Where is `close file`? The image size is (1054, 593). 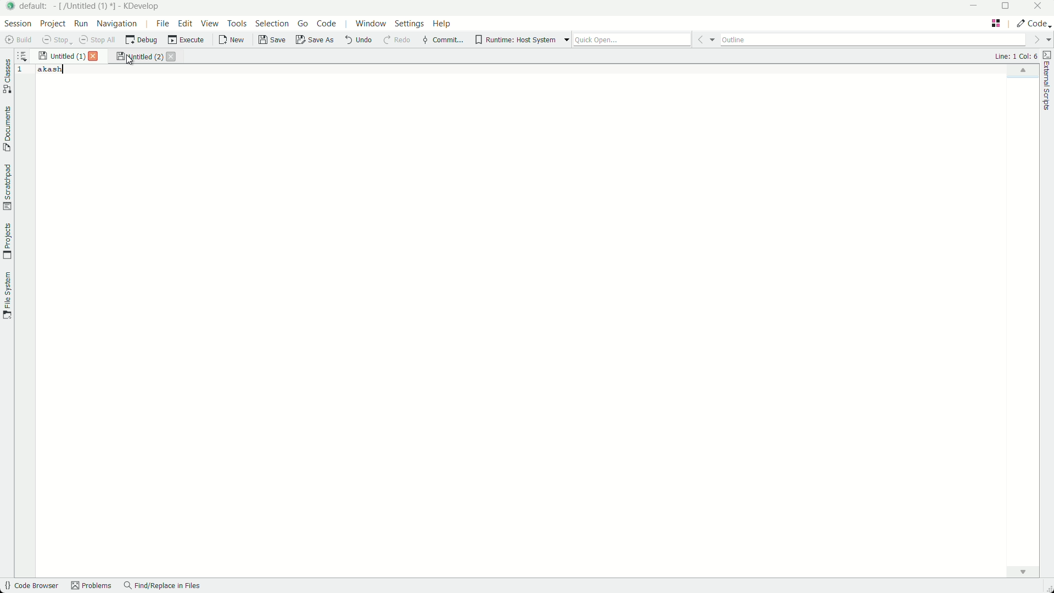 close file is located at coordinates (170, 56).